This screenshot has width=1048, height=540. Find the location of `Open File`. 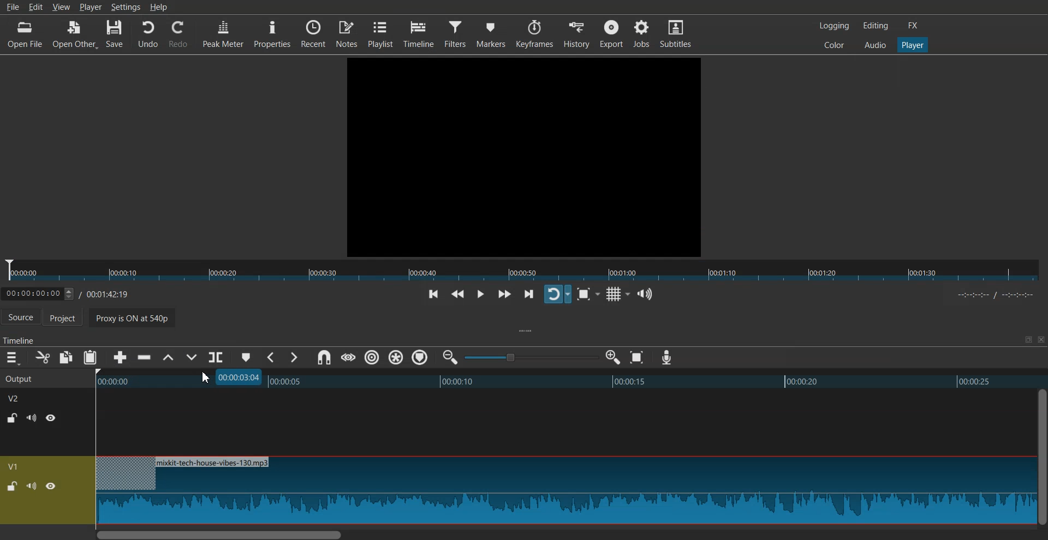

Open File is located at coordinates (26, 34).